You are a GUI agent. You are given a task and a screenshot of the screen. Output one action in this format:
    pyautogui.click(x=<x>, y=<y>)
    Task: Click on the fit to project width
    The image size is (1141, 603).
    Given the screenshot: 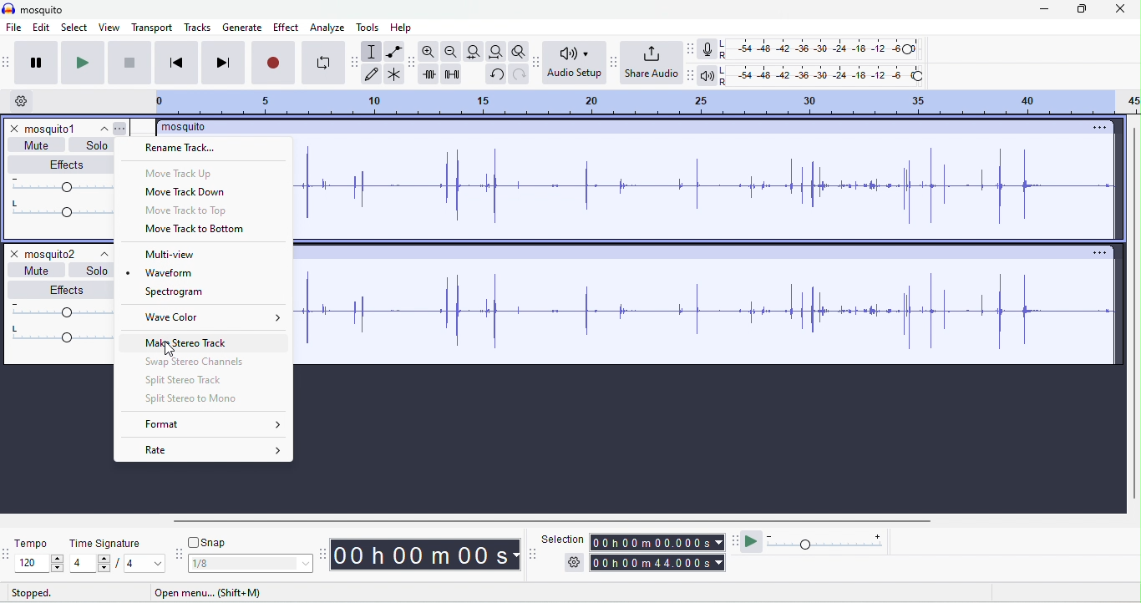 What is the action you would take?
    pyautogui.click(x=495, y=52)
    